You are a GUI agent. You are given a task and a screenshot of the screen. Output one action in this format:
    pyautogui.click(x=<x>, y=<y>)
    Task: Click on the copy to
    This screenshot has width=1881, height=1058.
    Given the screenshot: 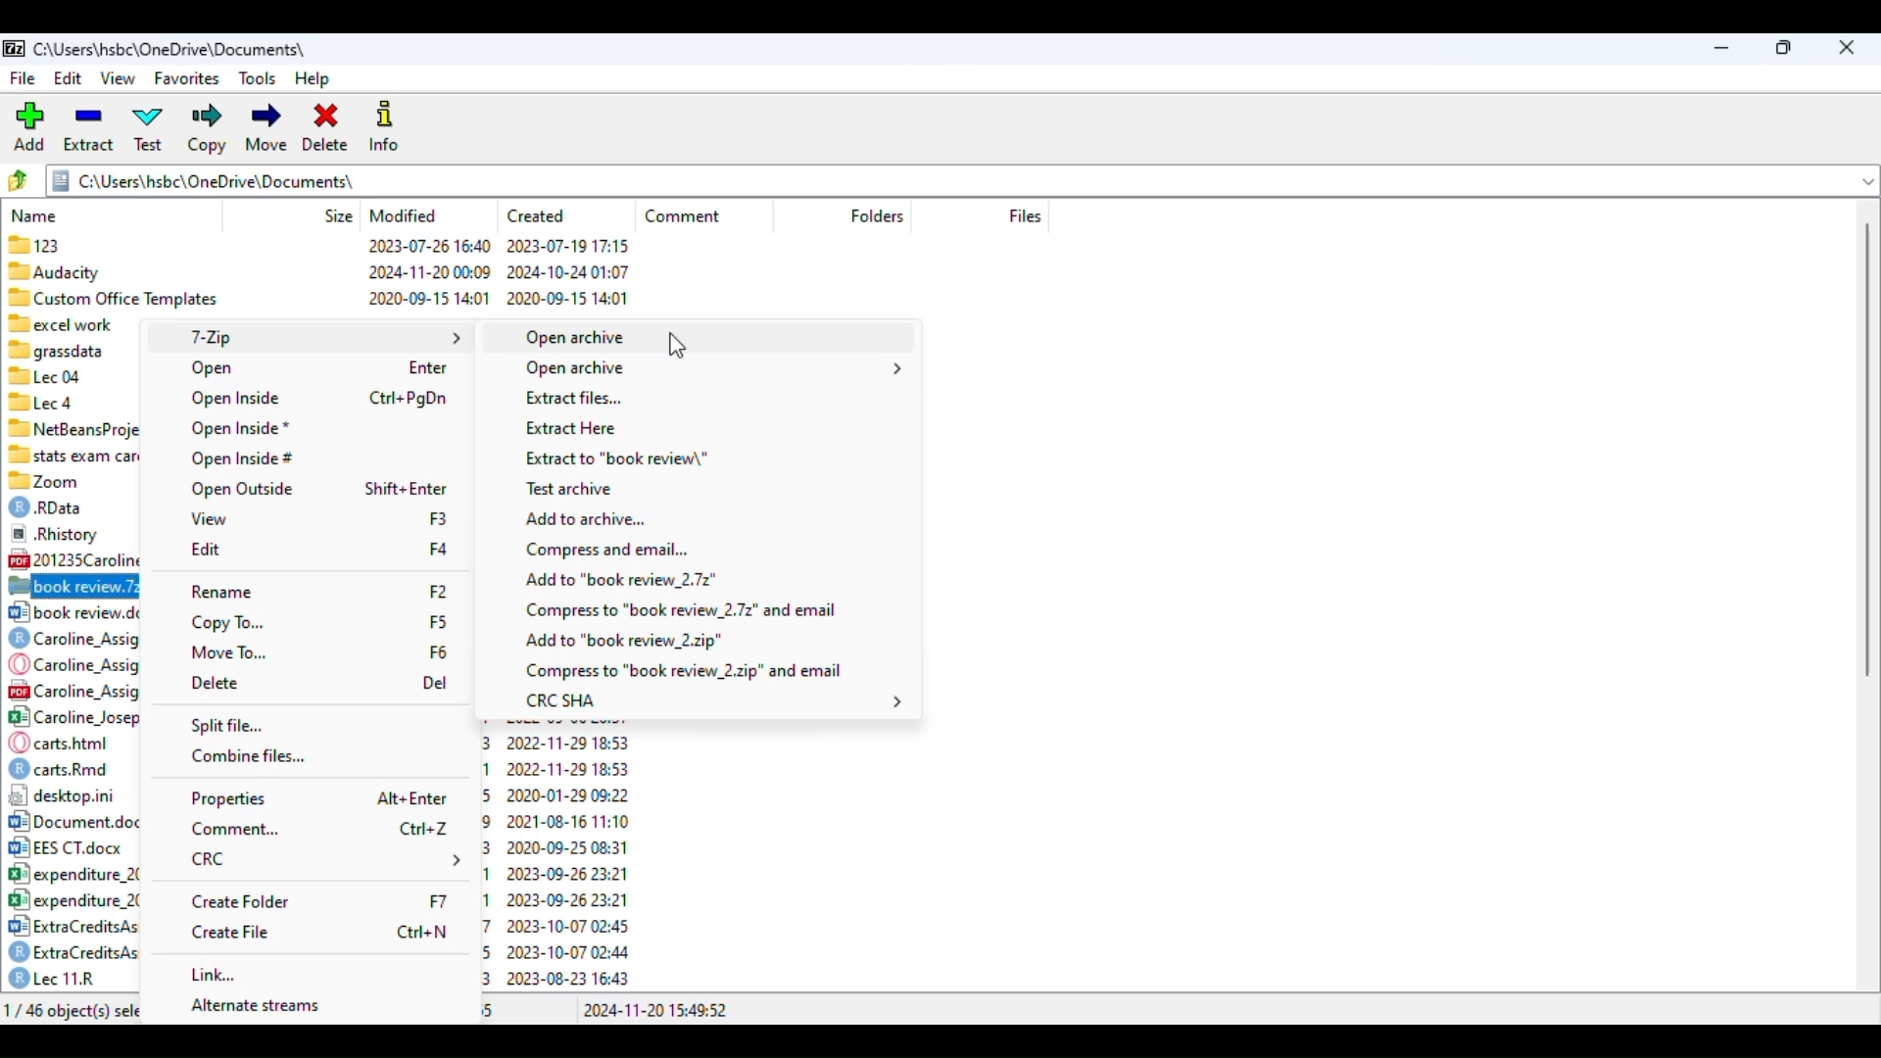 What is the action you would take?
    pyautogui.click(x=228, y=622)
    